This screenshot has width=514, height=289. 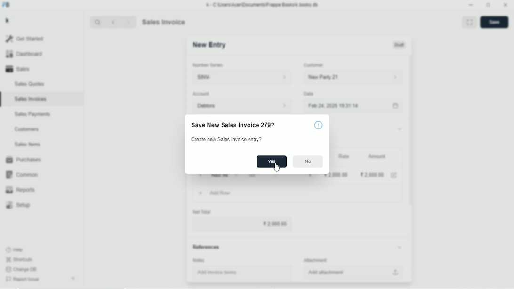 What do you see at coordinates (27, 129) in the screenshot?
I see `Customers` at bounding box center [27, 129].